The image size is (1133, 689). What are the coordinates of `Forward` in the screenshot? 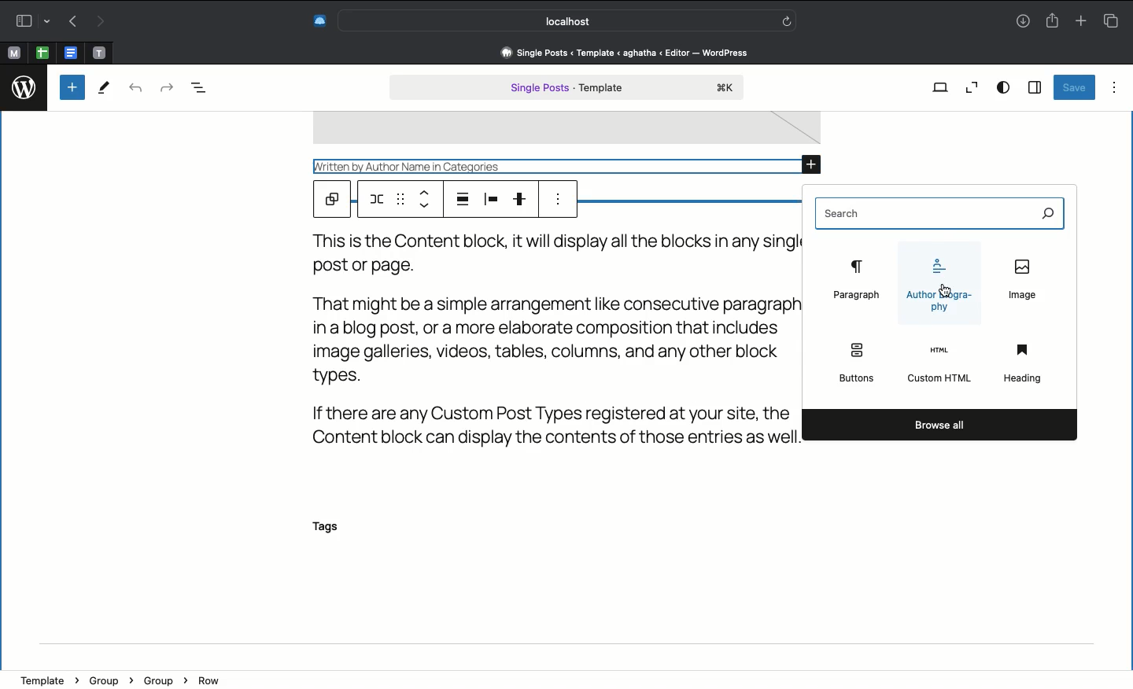 It's located at (101, 22).